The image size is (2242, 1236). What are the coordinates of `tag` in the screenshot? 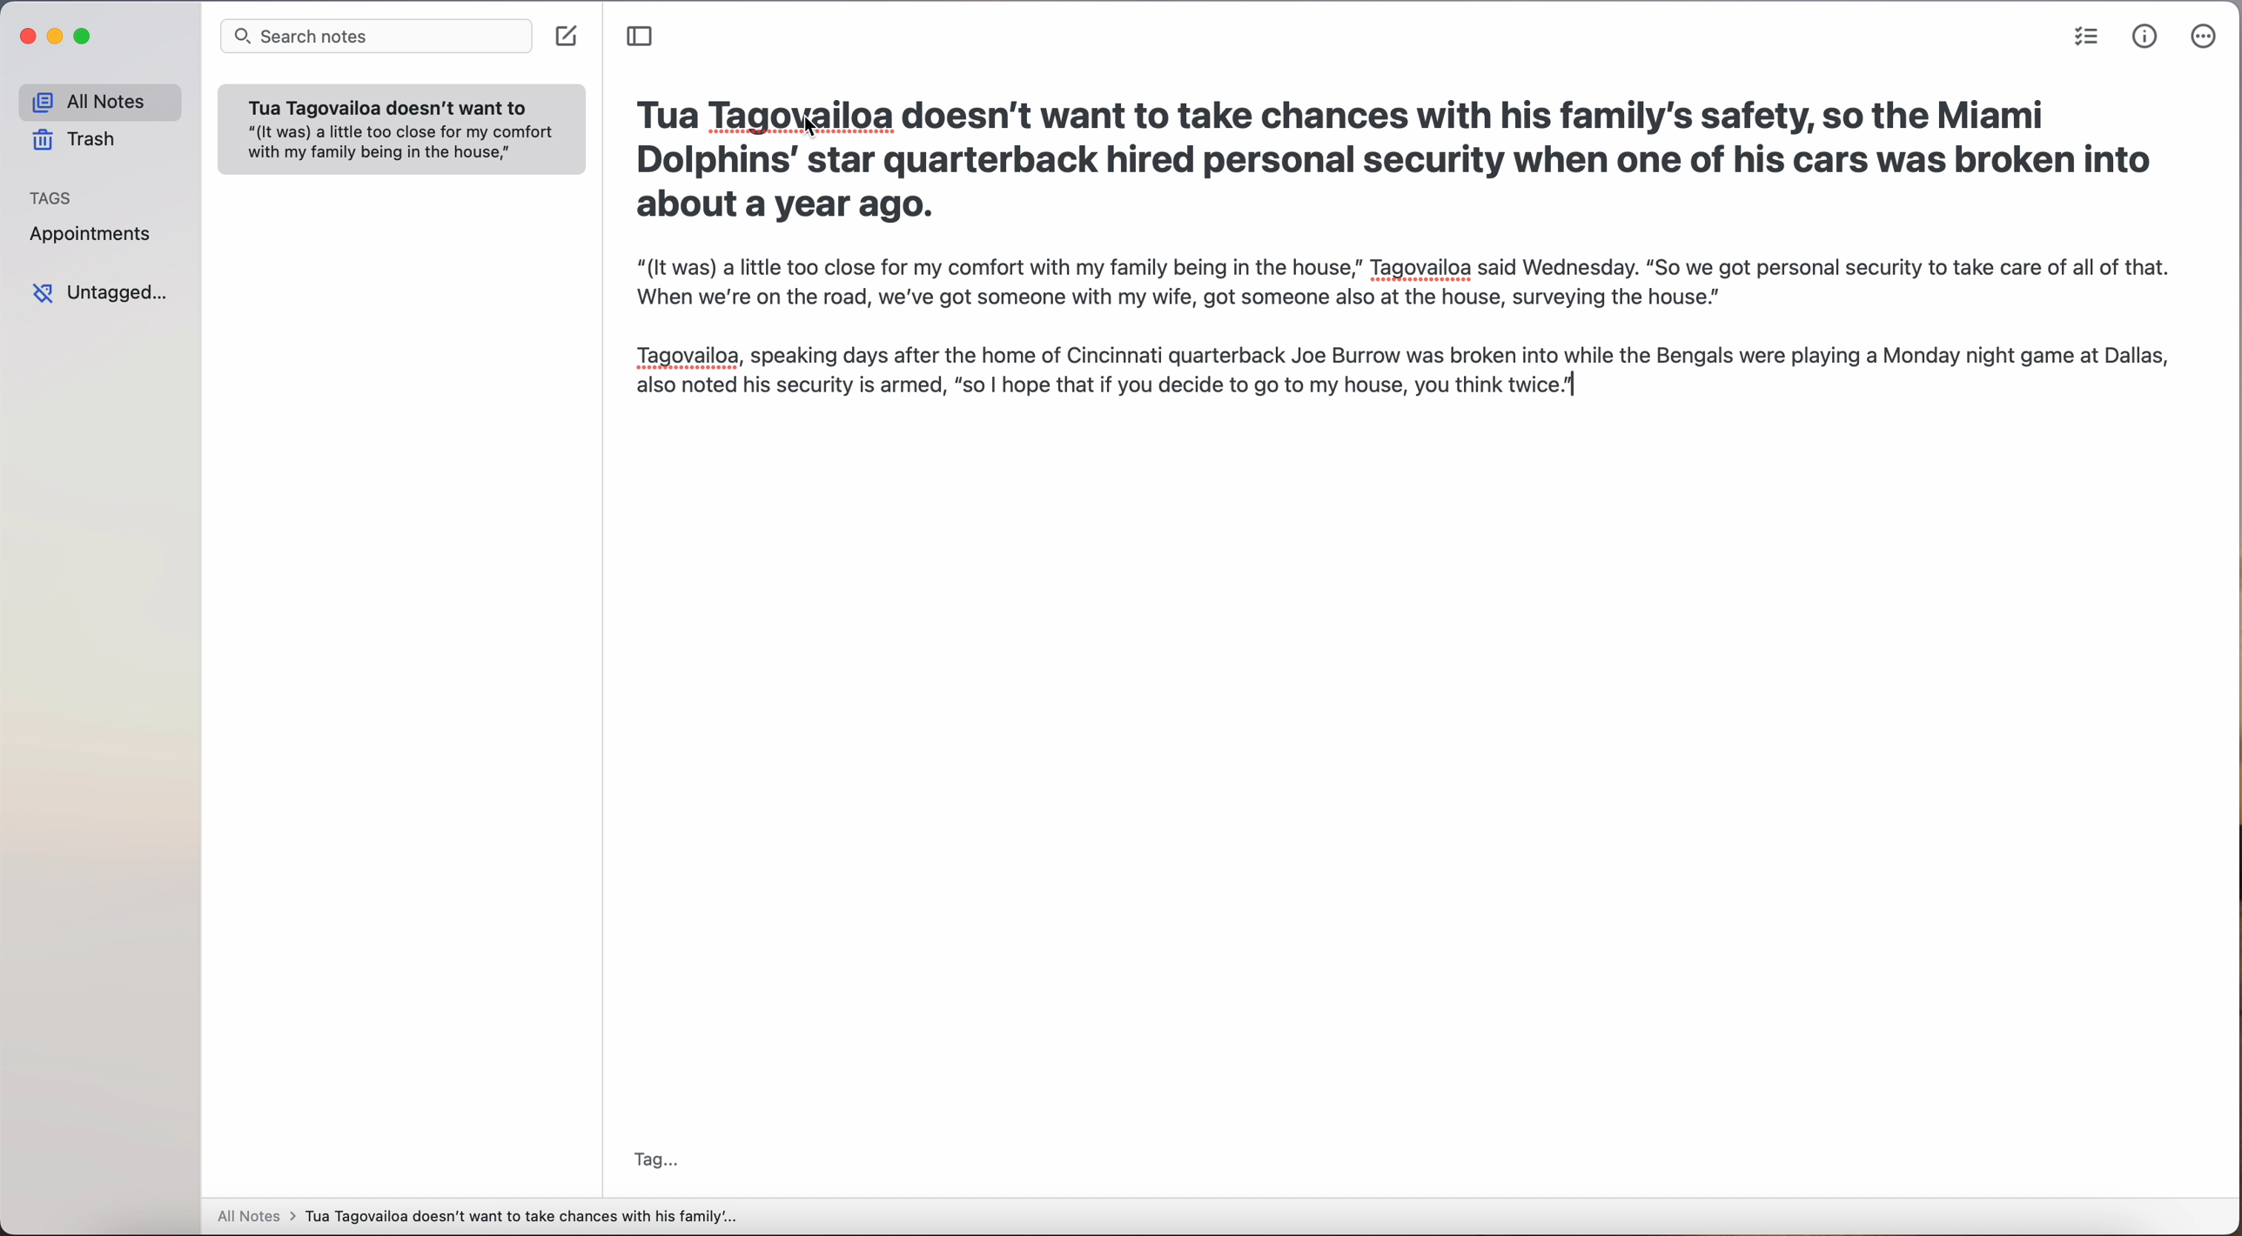 It's located at (660, 1157).